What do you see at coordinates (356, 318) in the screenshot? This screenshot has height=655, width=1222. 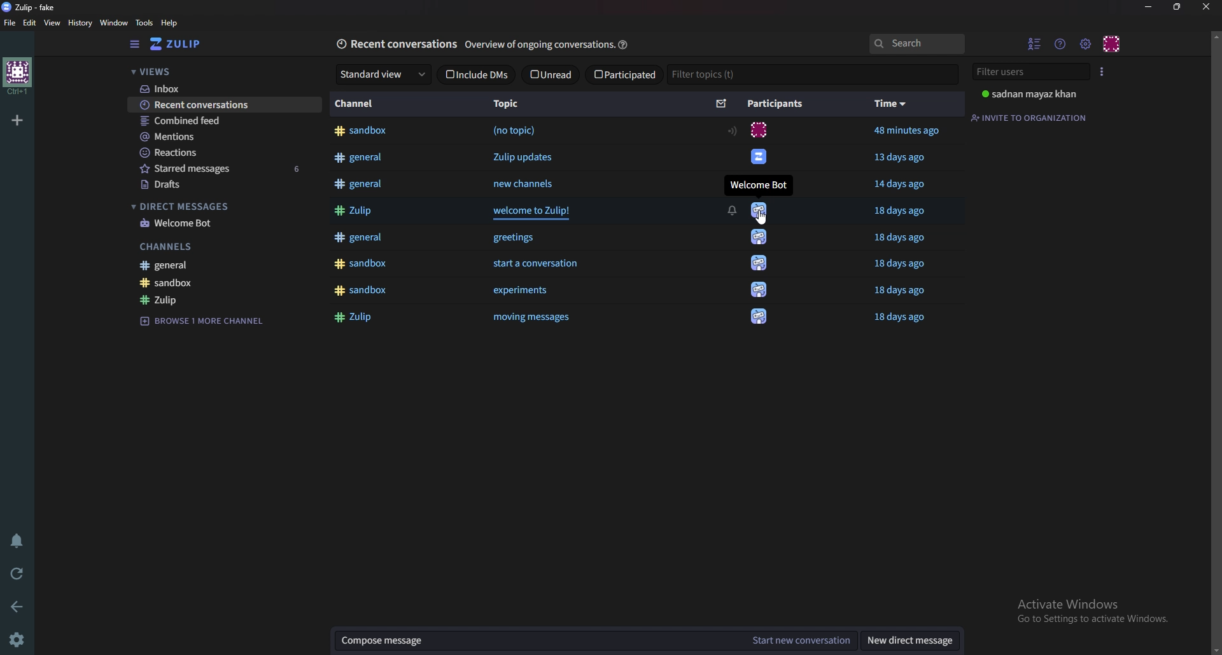 I see `# Zulip` at bounding box center [356, 318].